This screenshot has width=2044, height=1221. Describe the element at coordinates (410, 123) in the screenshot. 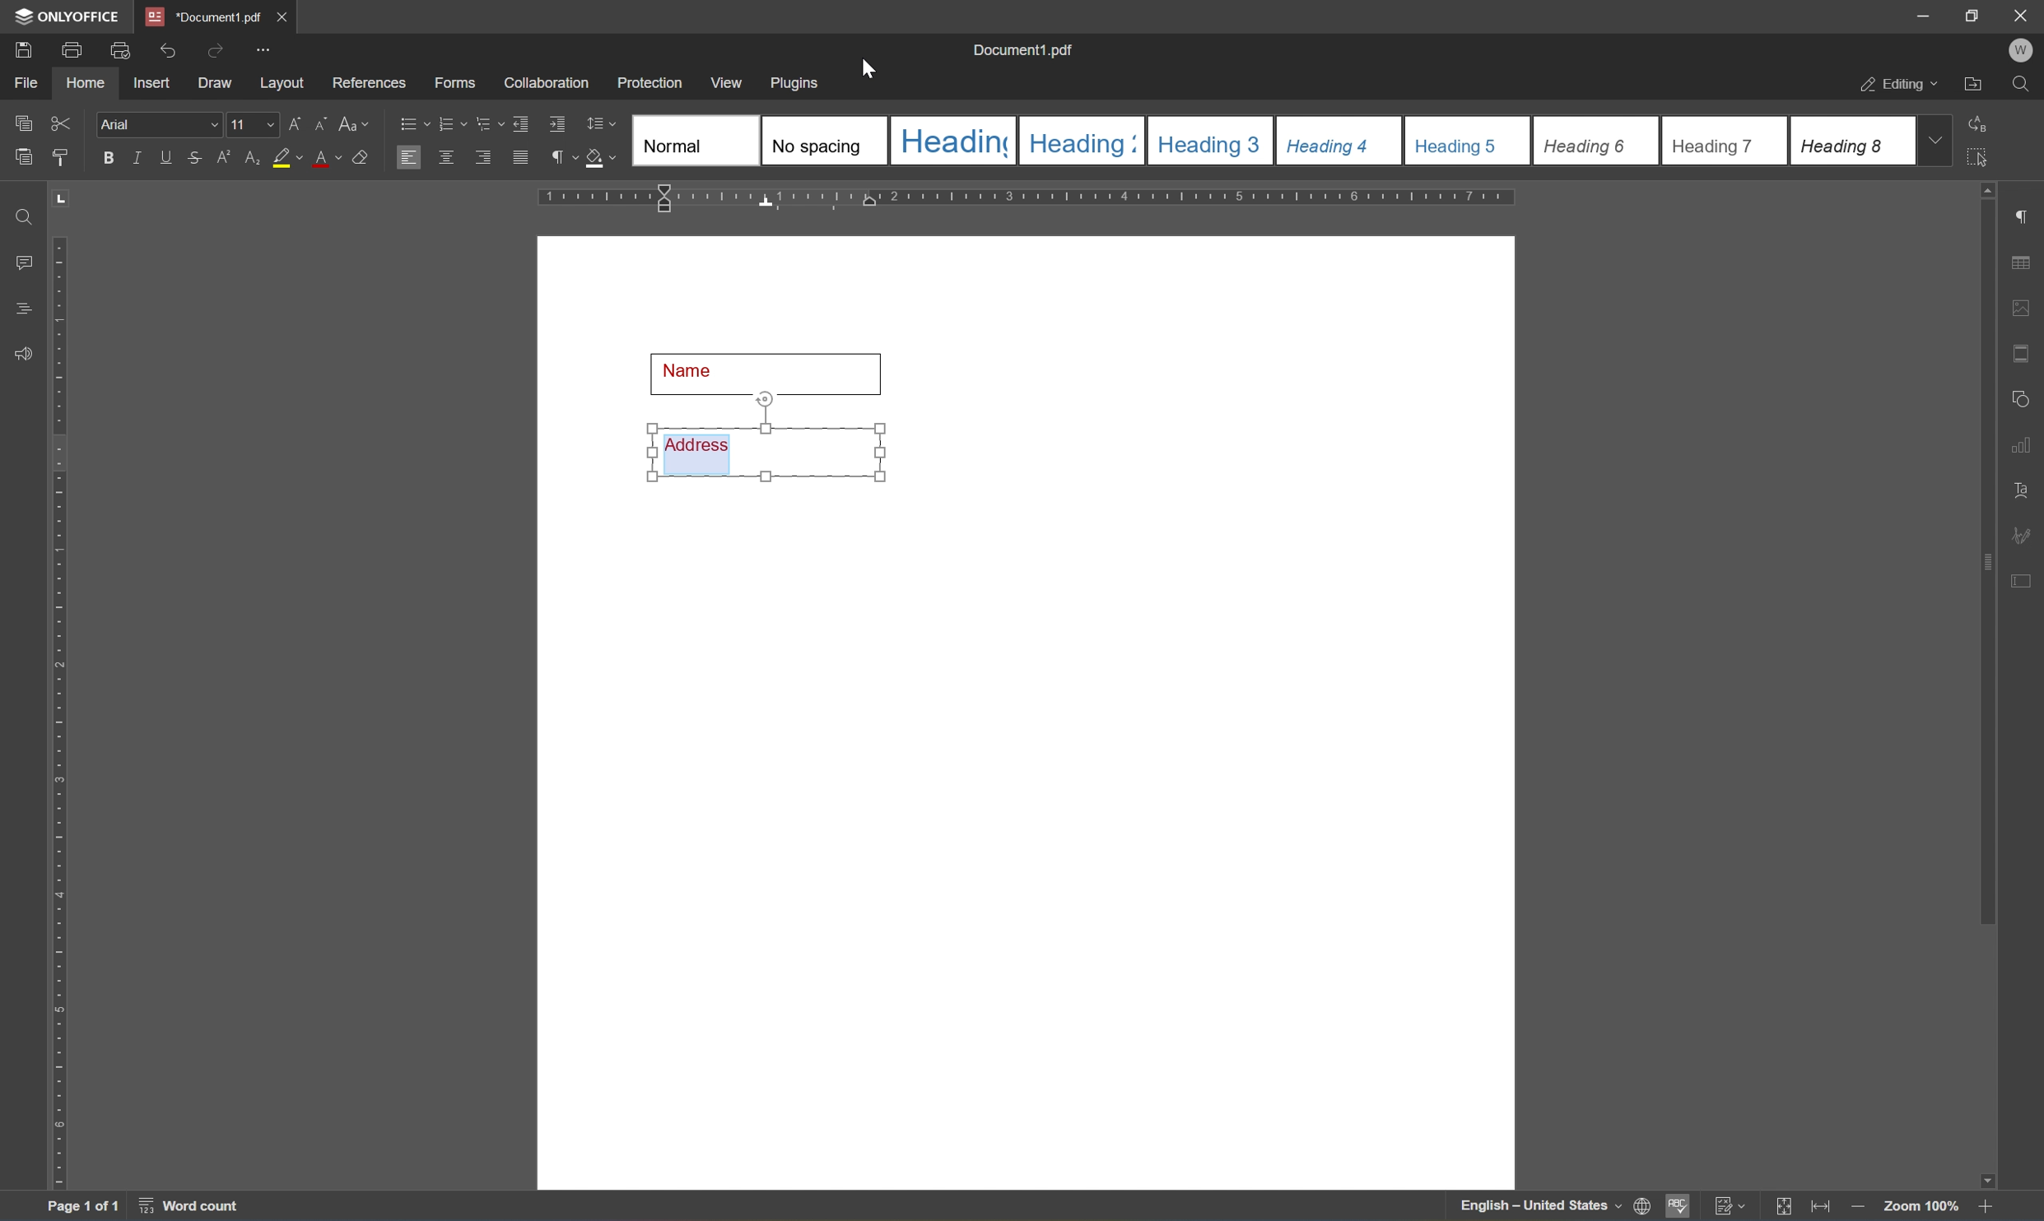

I see `bullets` at that location.